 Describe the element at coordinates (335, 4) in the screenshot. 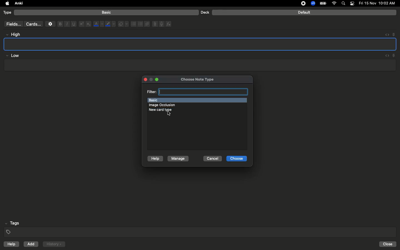

I see `Internet` at that location.